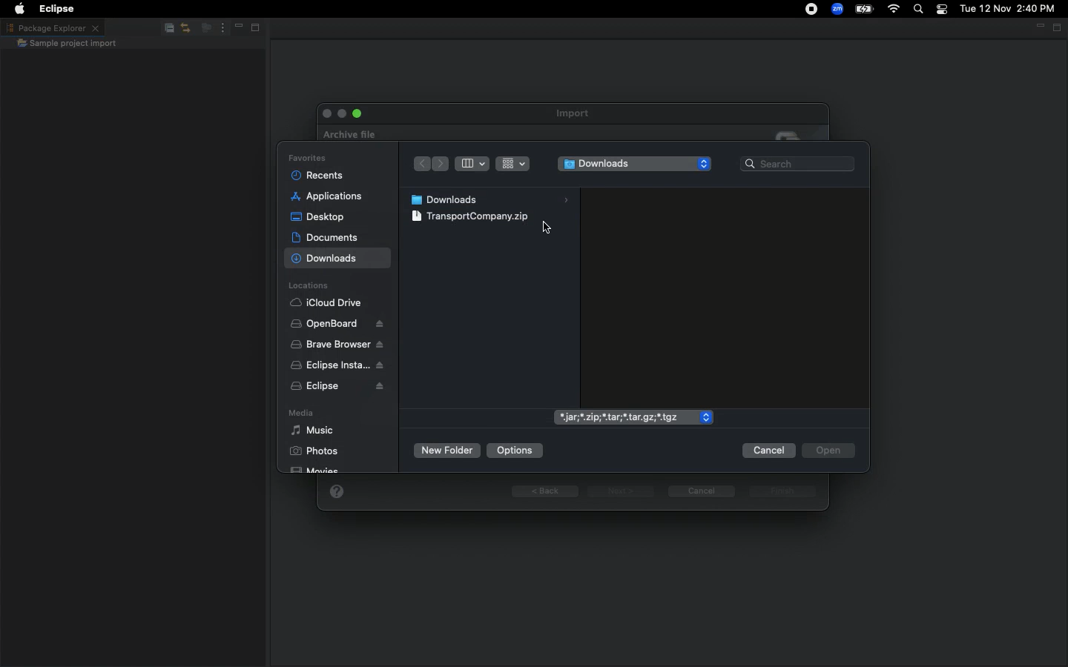 Image resolution: width=1068 pixels, height=667 pixels. Describe the element at coordinates (827, 450) in the screenshot. I see `Open` at that location.